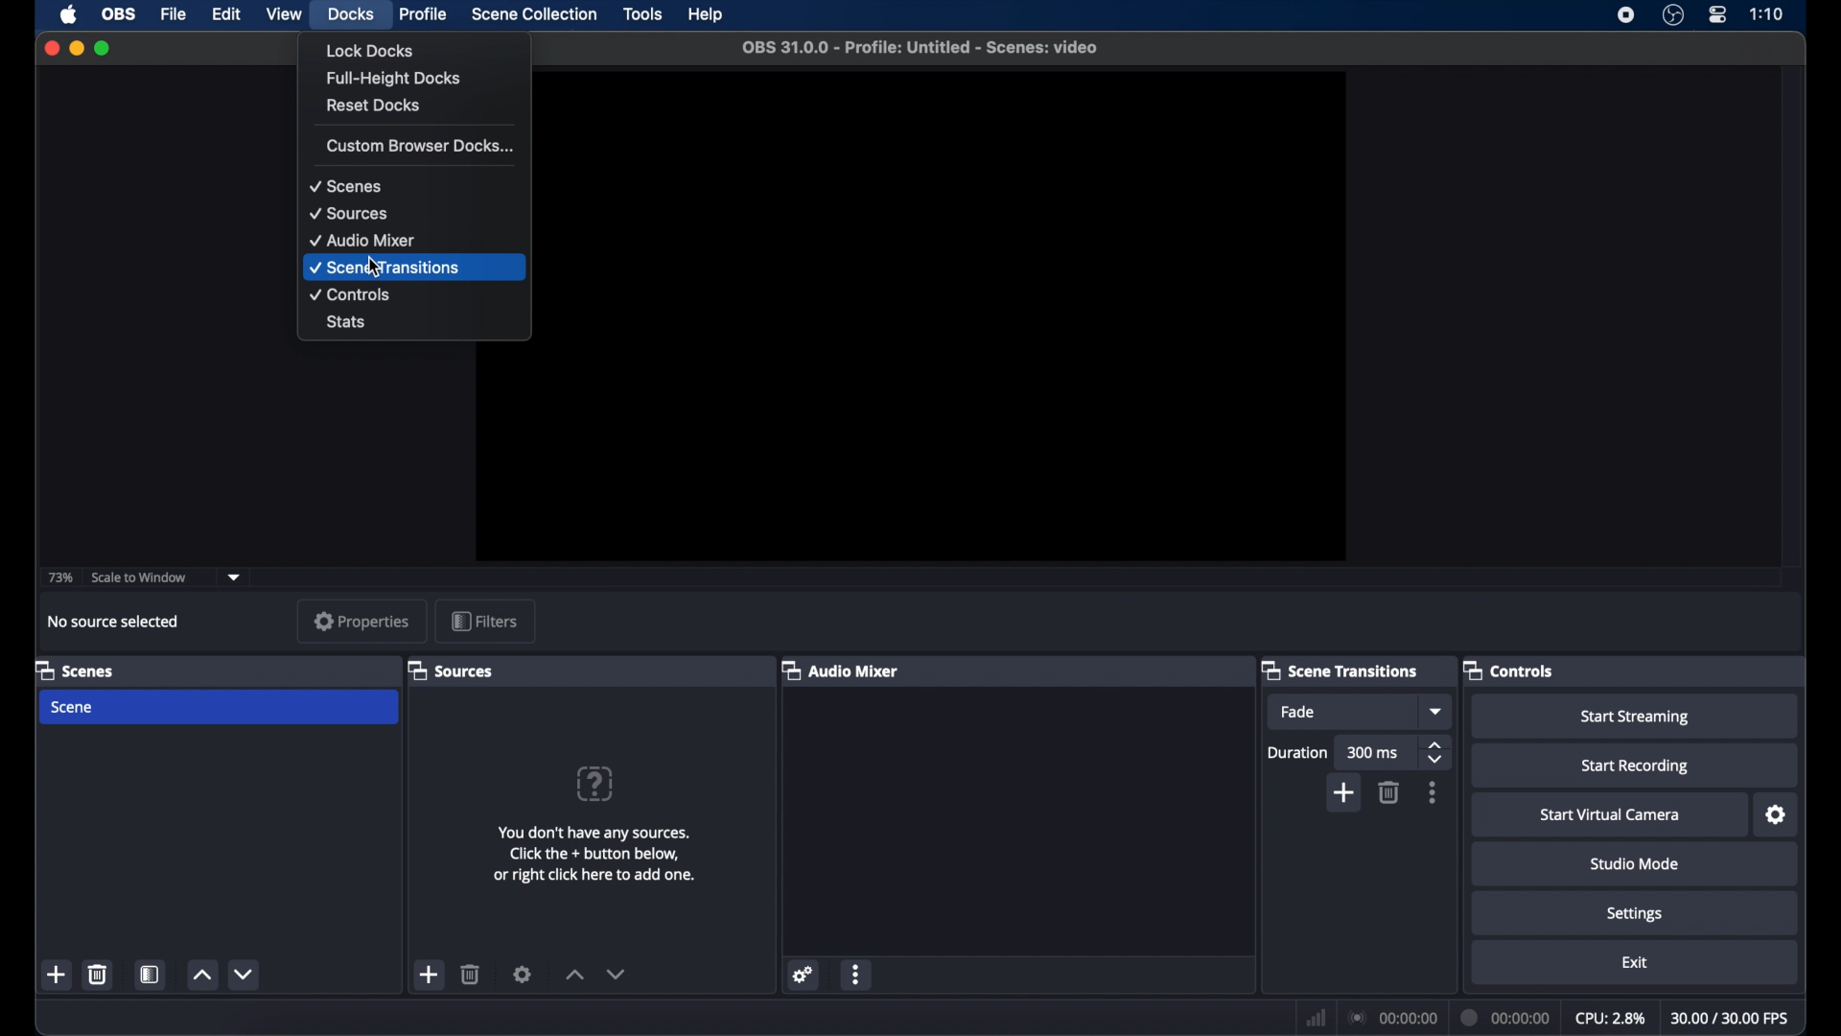 The image size is (1841, 1036). I want to click on info, so click(594, 855).